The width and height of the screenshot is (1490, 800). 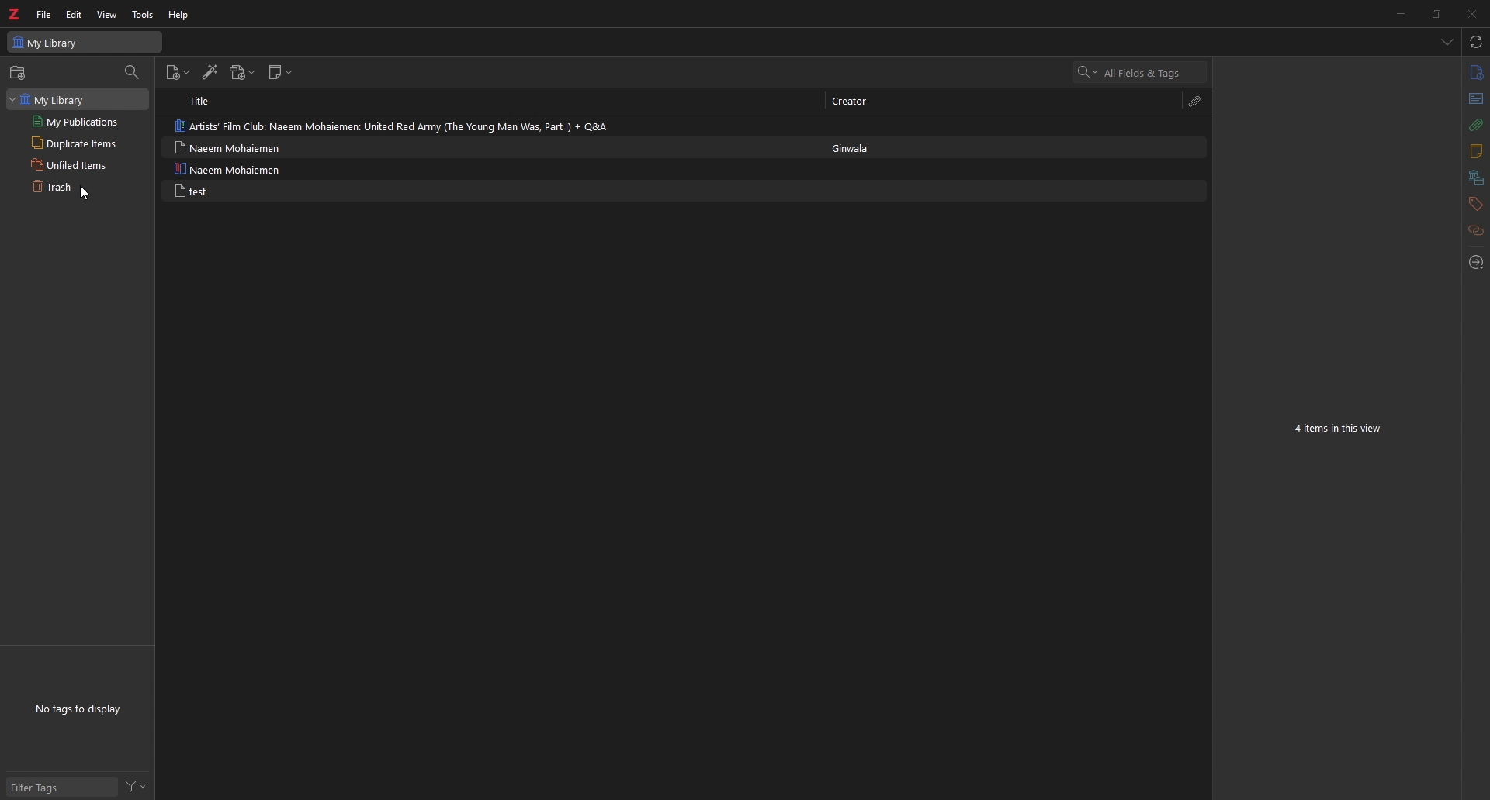 What do you see at coordinates (1476, 72) in the screenshot?
I see `info` at bounding box center [1476, 72].